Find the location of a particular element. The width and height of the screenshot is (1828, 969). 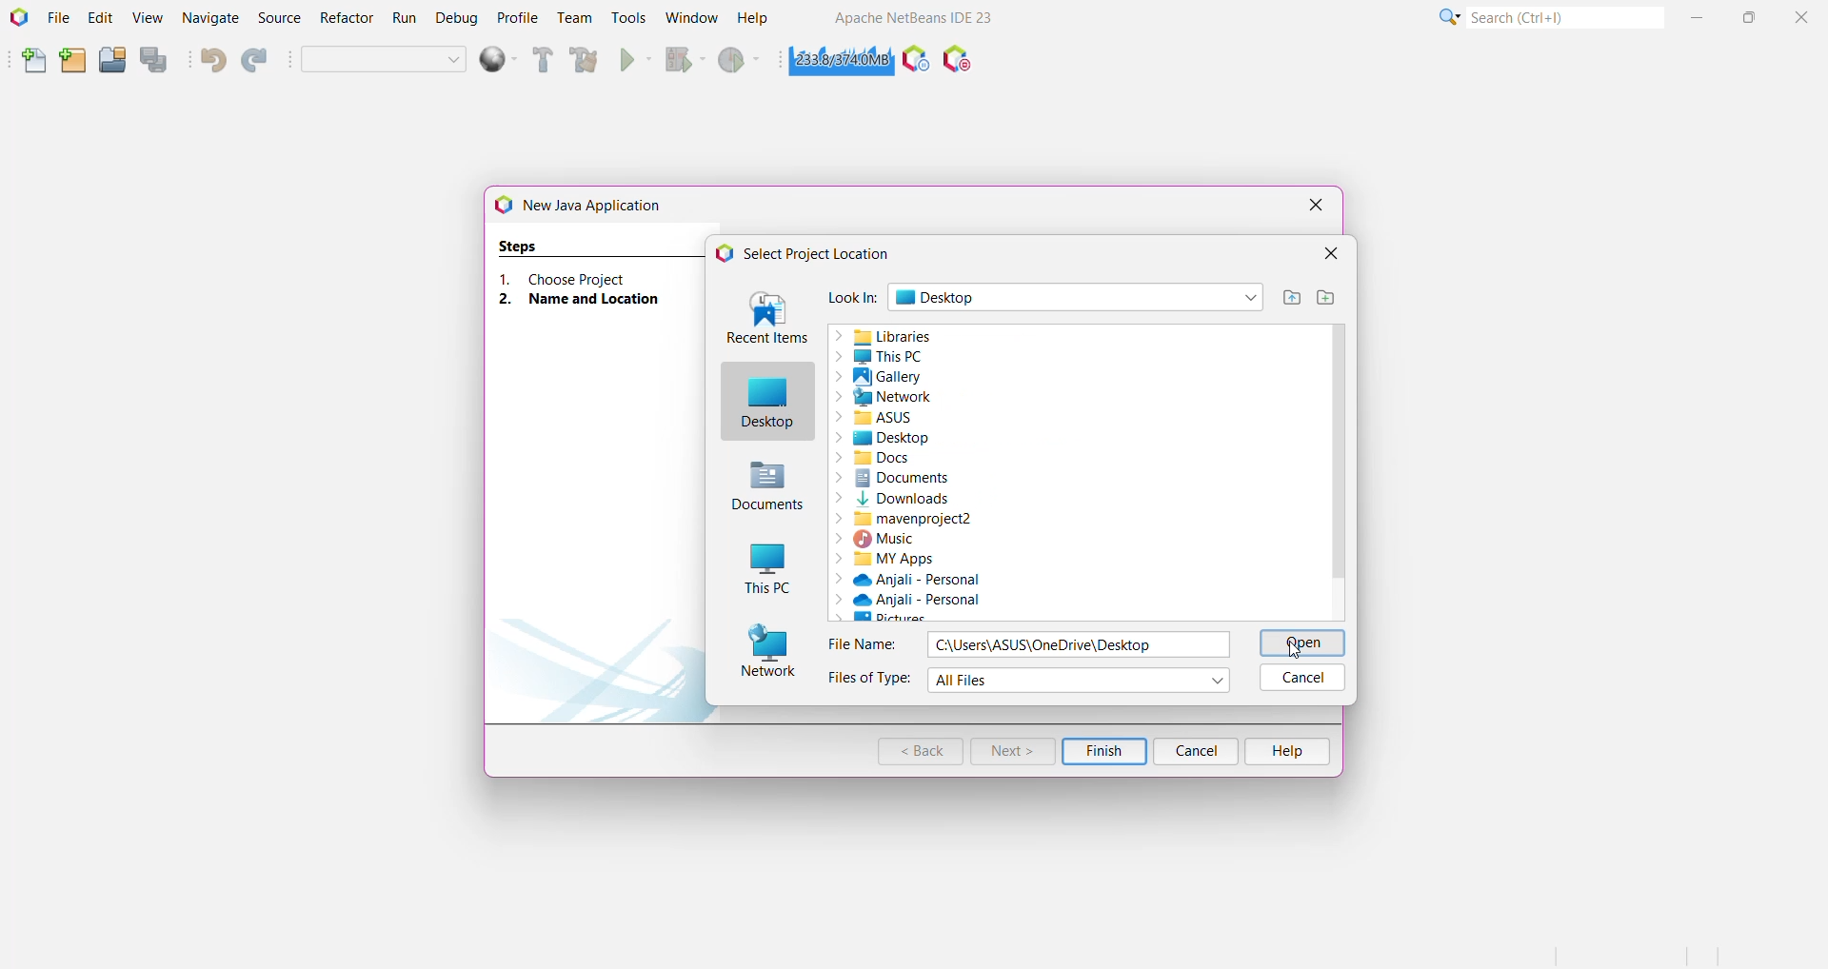

View is located at coordinates (148, 20).